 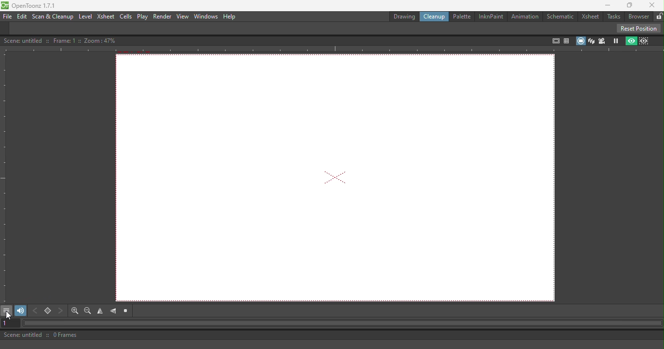 What do you see at coordinates (613, 17) in the screenshot?
I see `Tasks` at bounding box center [613, 17].